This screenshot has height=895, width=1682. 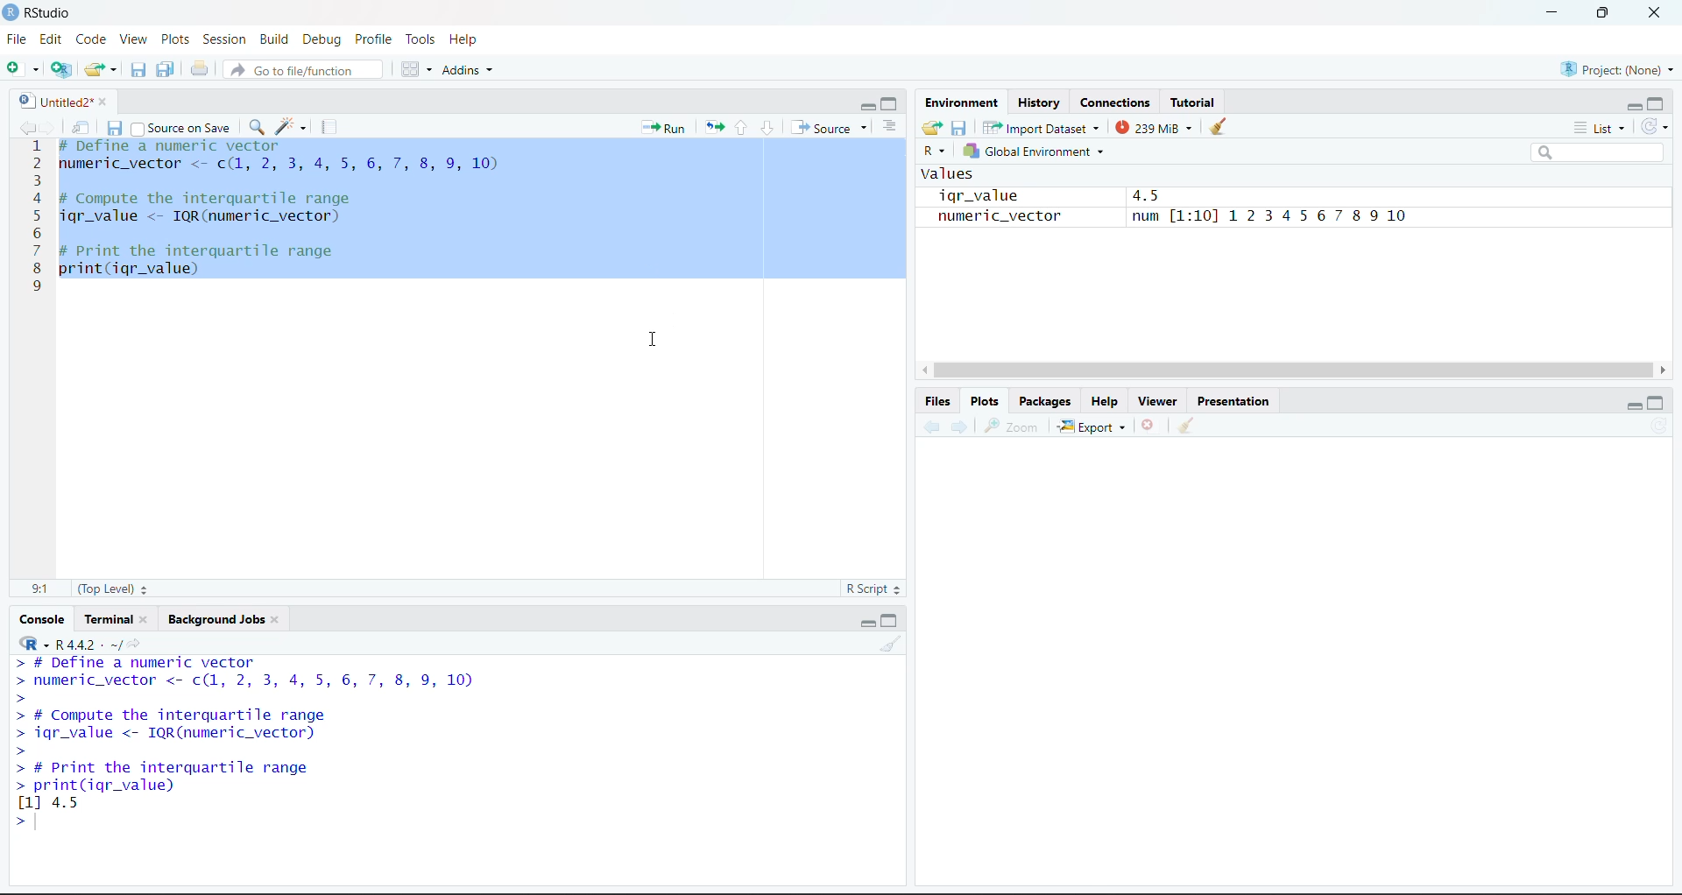 What do you see at coordinates (470, 69) in the screenshot?
I see `Addins` at bounding box center [470, 69].